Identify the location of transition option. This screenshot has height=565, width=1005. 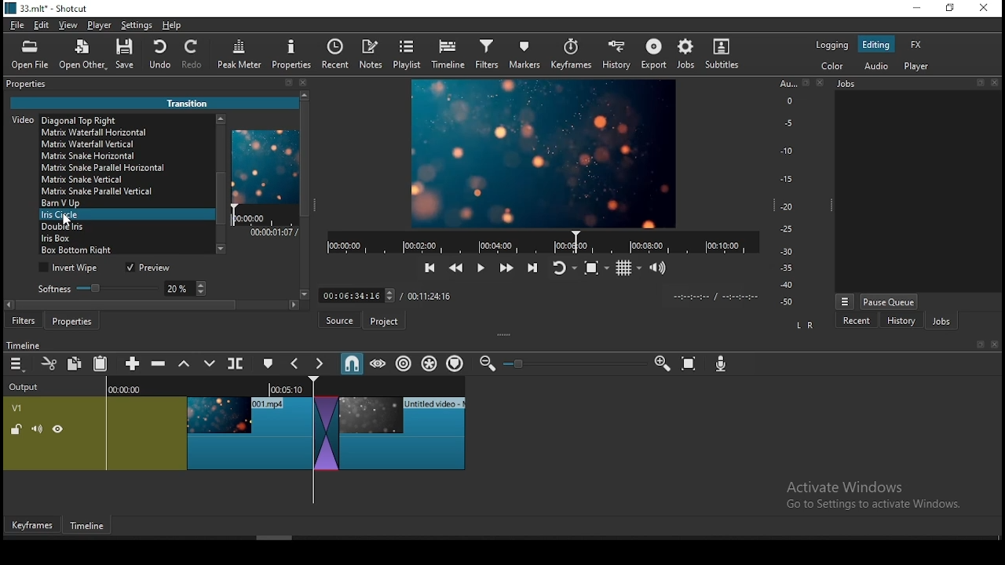
(126, 250).